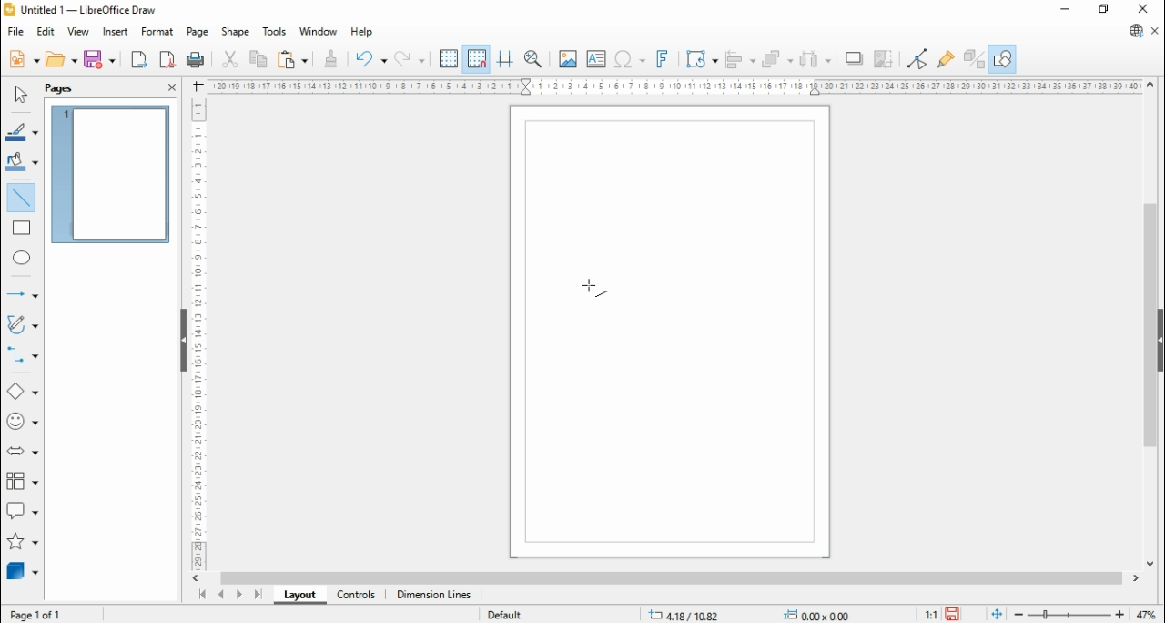 Image resolution: width=1165 pixels, height=623 pixels. I want to click on help, so click(362, 32).